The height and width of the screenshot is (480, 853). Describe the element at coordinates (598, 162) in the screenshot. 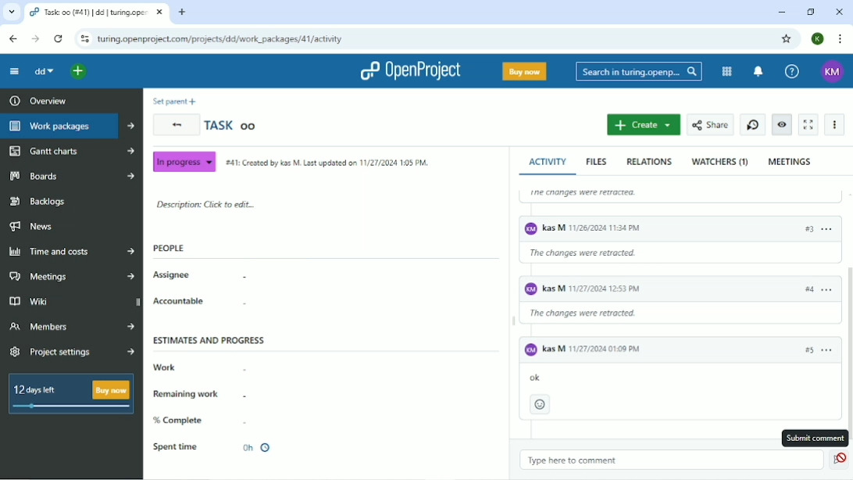

I see `Files` at that location.